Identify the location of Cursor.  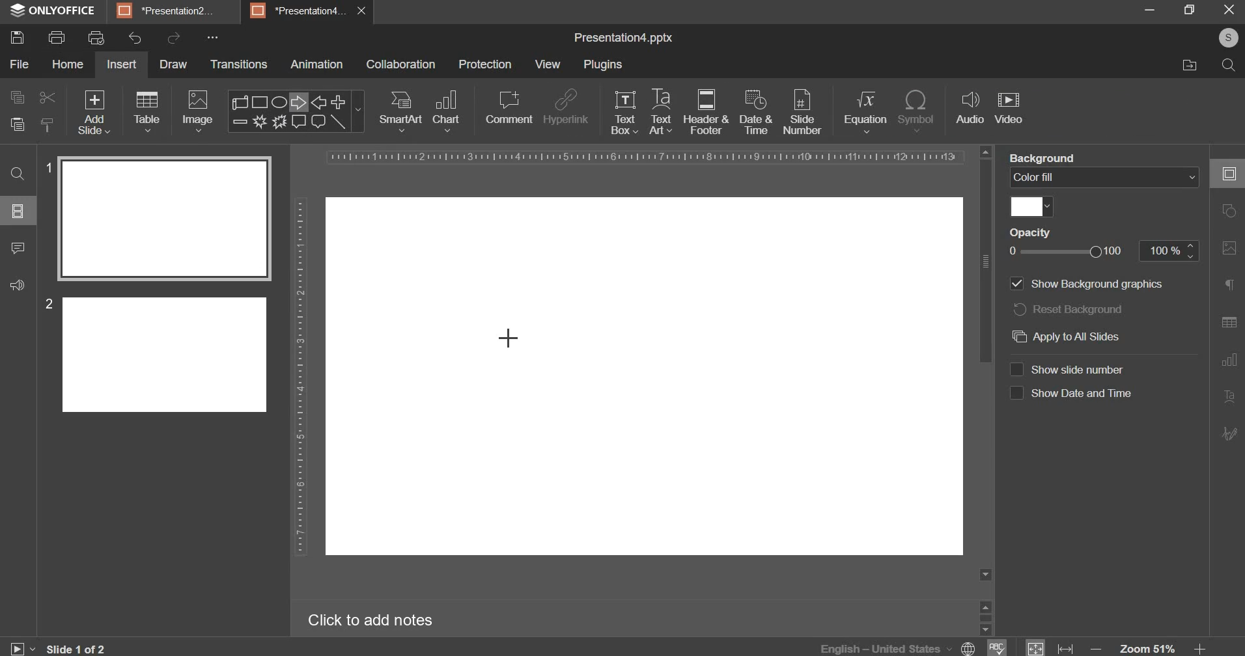
(509, 338).